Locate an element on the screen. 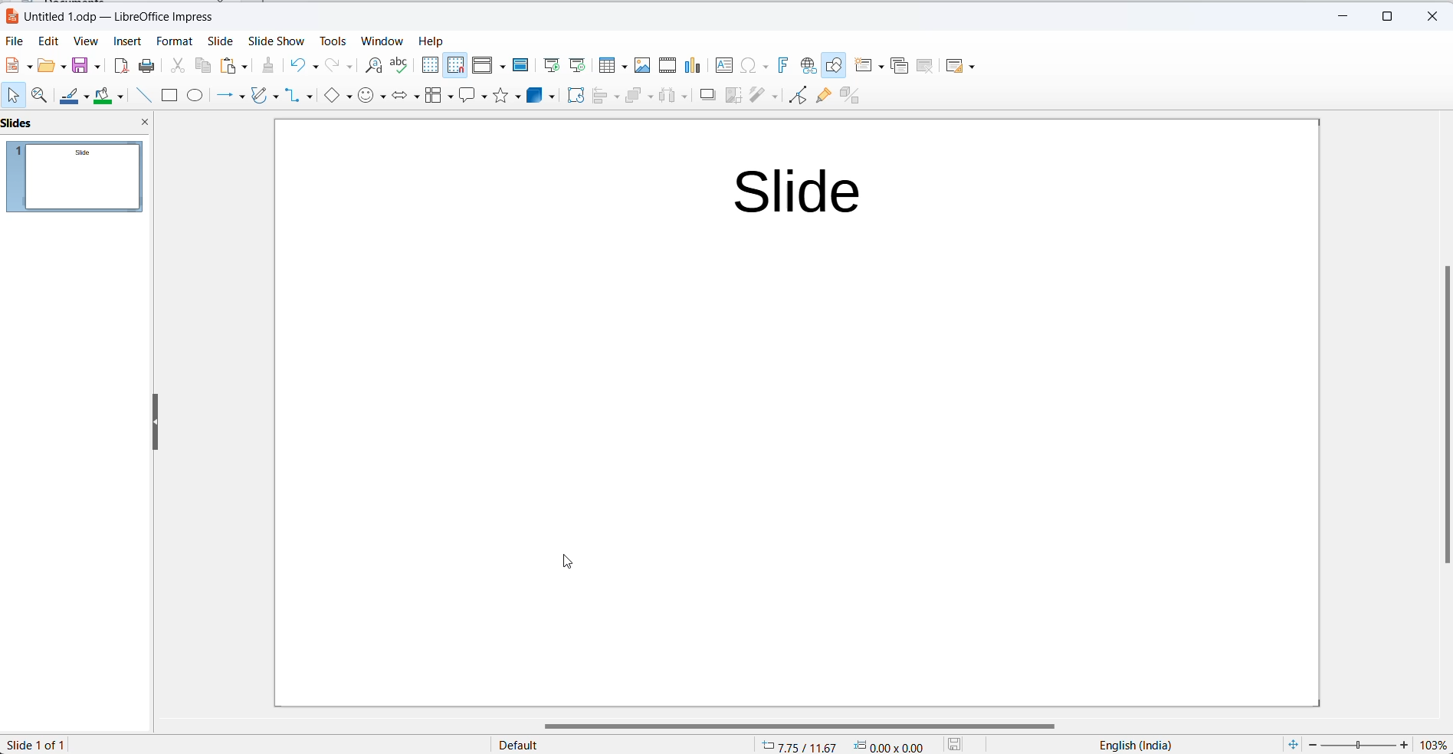  window is located at coordinates (384, 41).